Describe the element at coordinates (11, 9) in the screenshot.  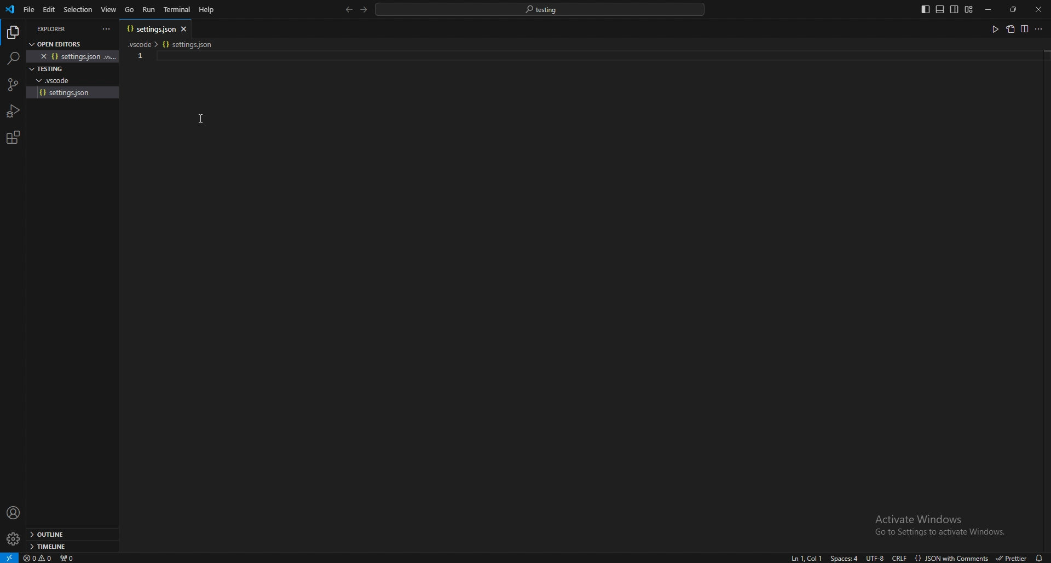
I see `vscode` at that location.